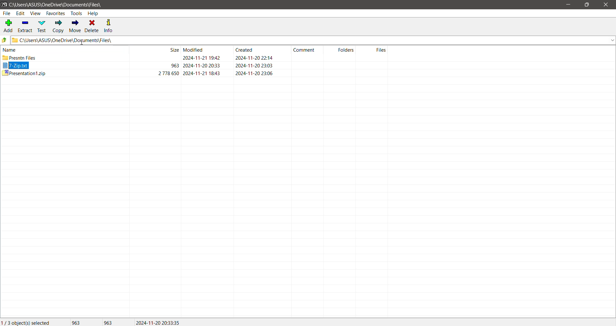 This screenshot has width=616, height=326. I want to click on Delete, so click(92, 26).